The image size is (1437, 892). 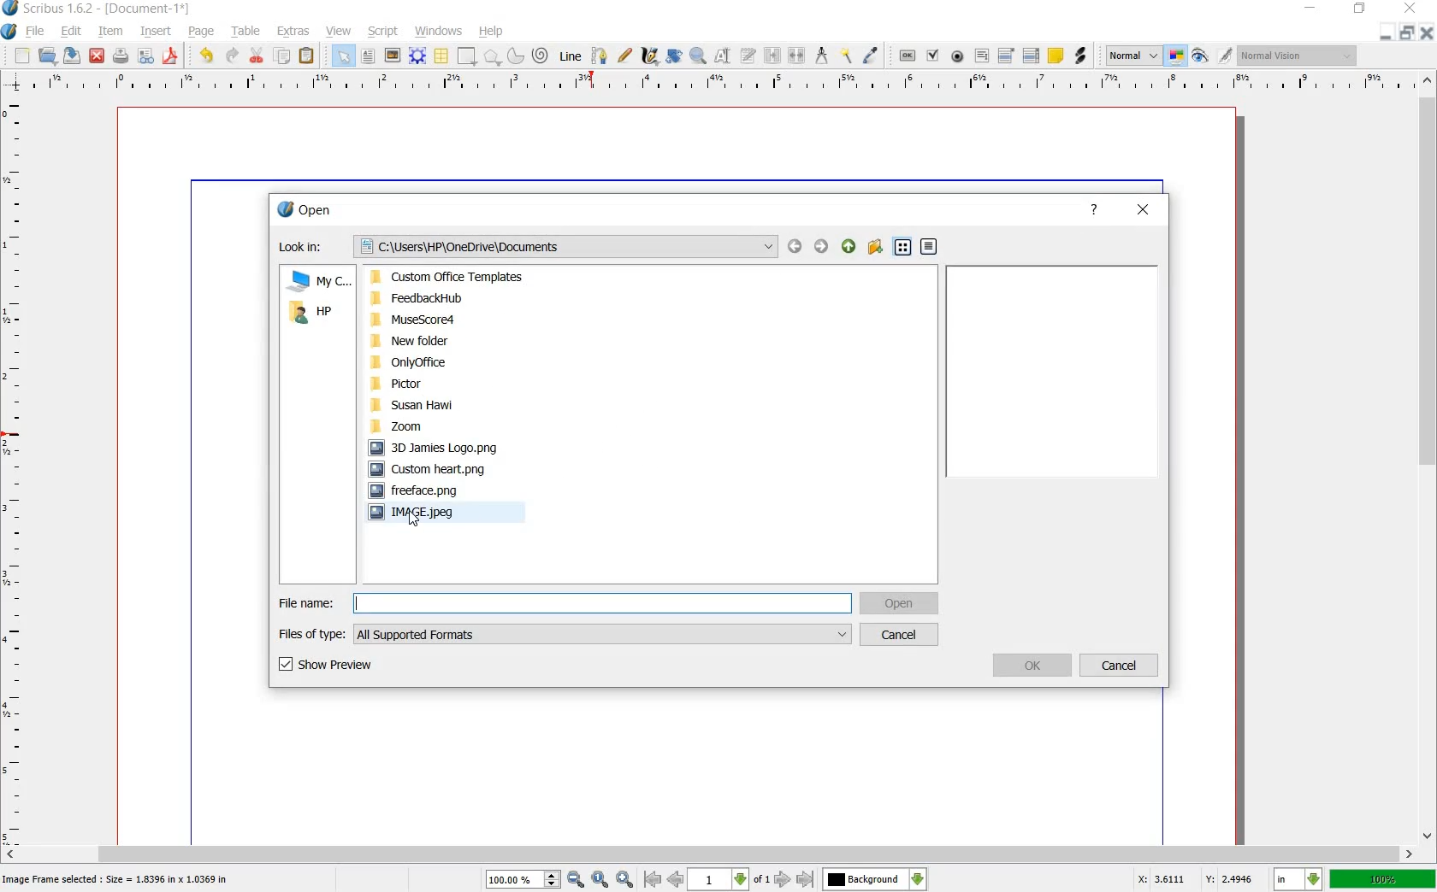 What do you see at coordinates (157, 9) in the screenshot?
I see `-[Document-1*]` at bounding box center [157, 9].